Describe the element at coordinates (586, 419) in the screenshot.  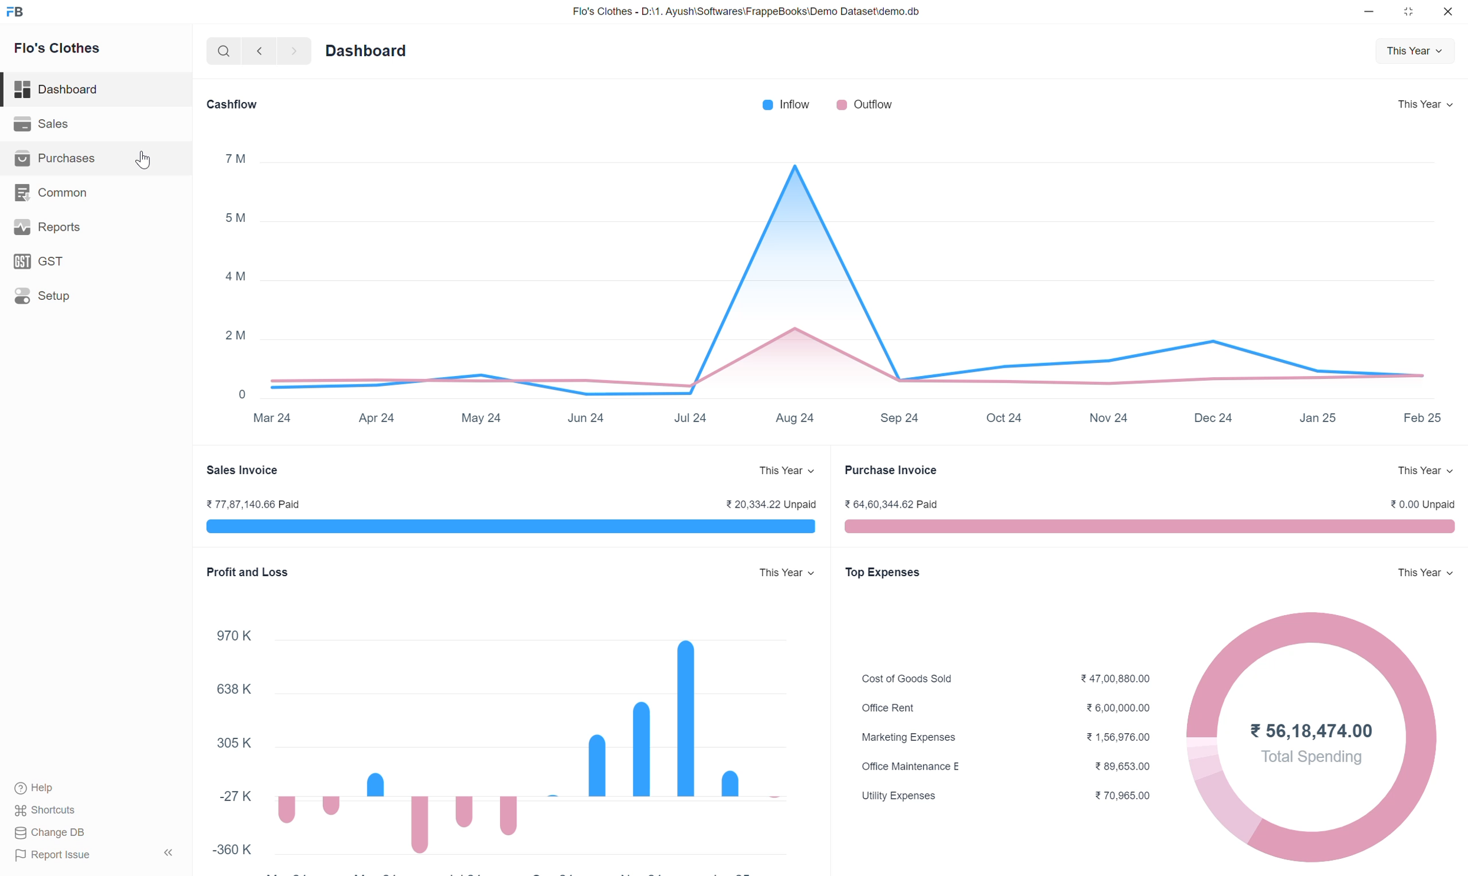
I see `Jun 24` at that location.